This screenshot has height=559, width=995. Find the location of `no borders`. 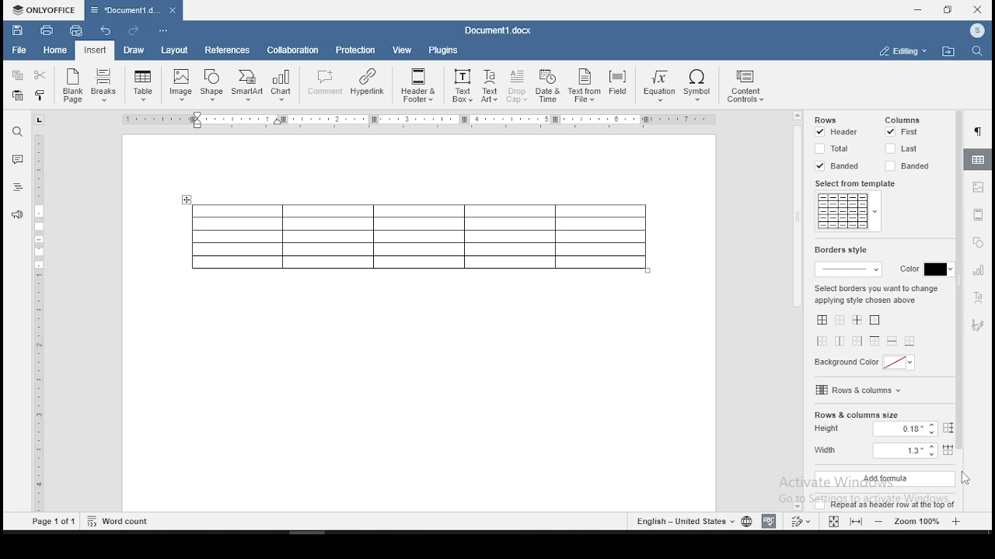

no borders is located at coordinates (839, 319).